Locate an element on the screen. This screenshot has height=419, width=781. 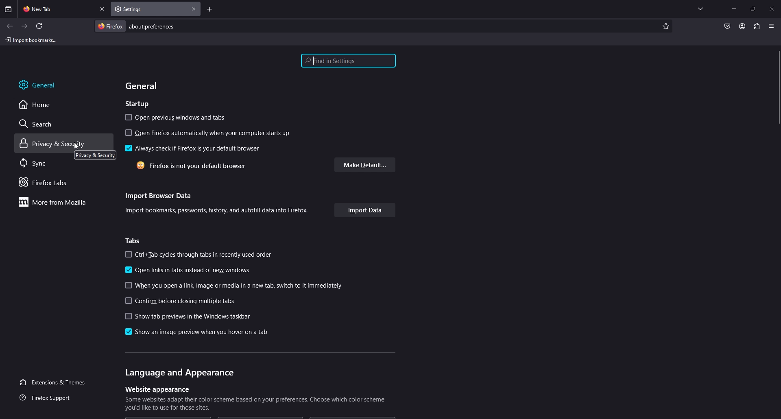
refresh is located at coordinates (39, 26).